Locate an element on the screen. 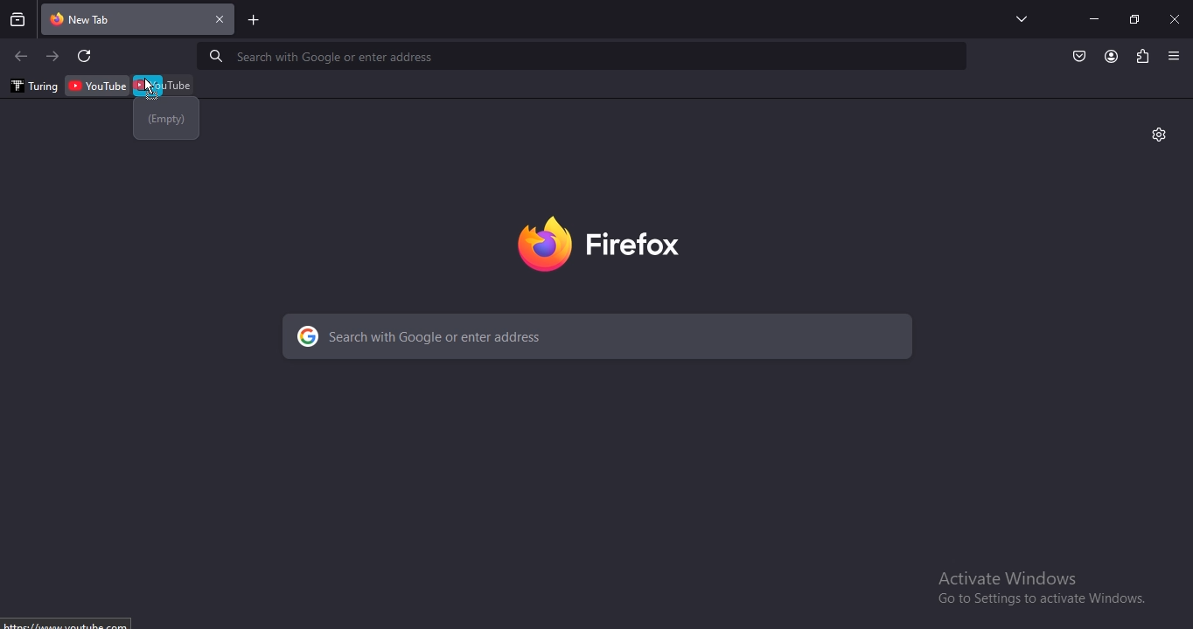 The image size is (1193, 629). cursor is located at coordinates (149, 86).